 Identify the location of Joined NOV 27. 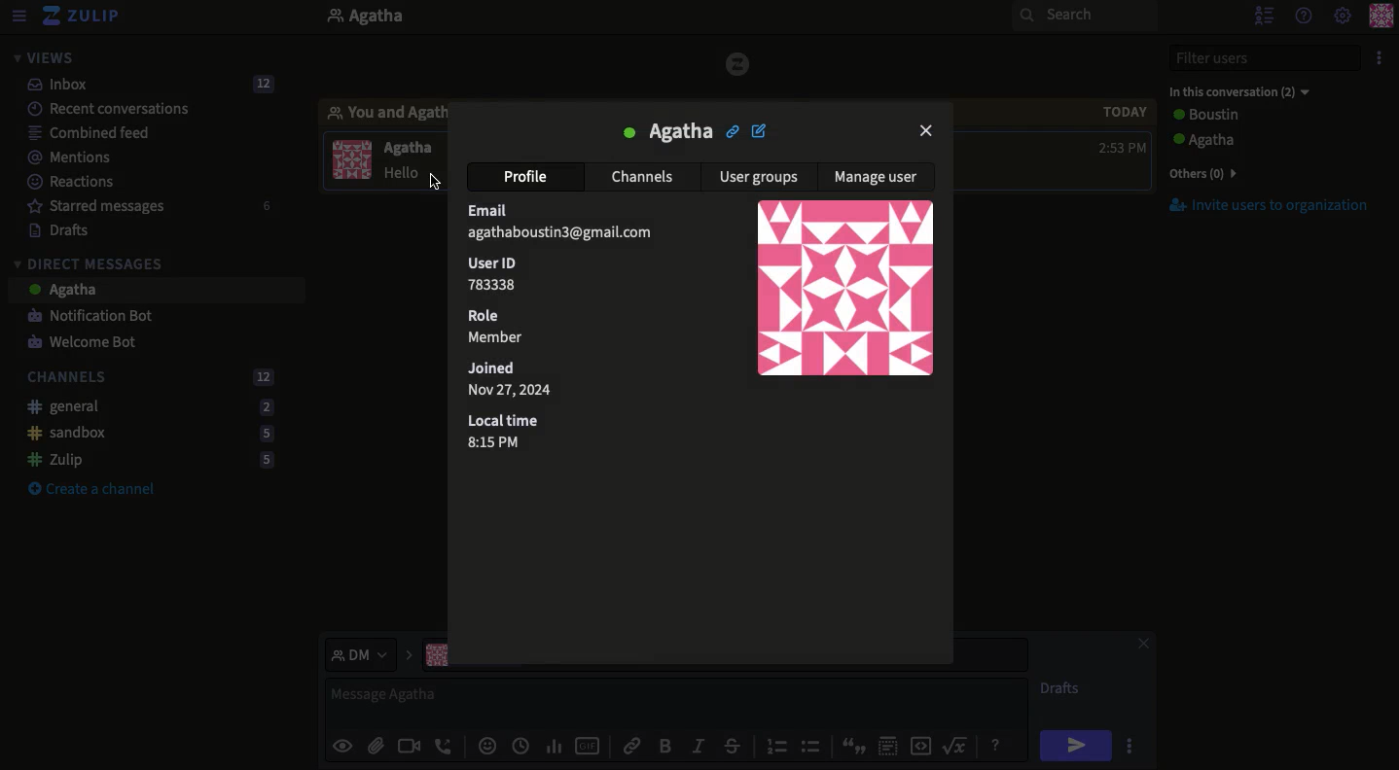
(521, 379).